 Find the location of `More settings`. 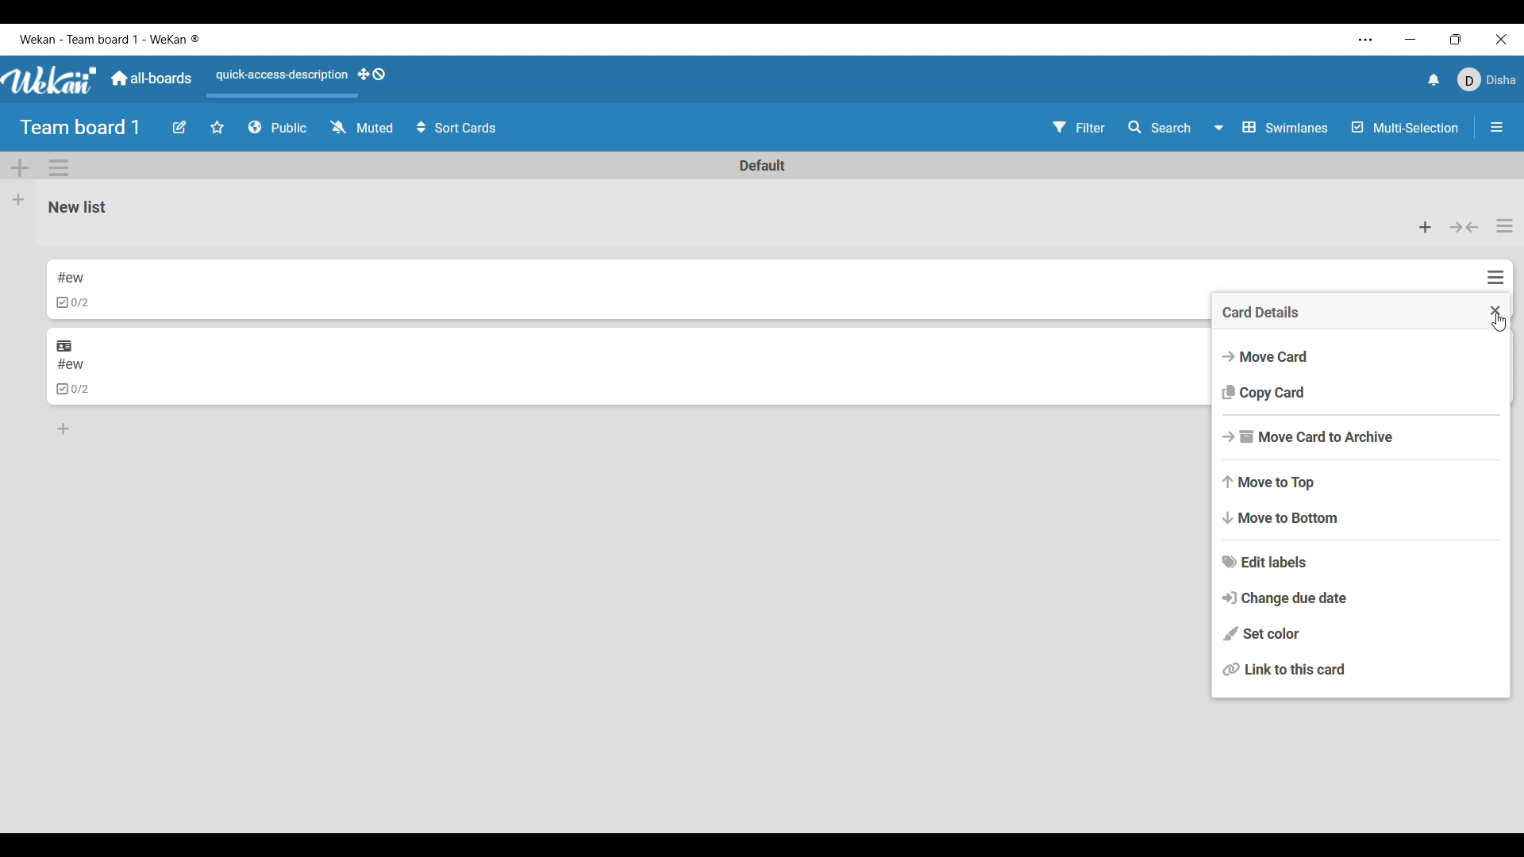

More settings is located at coordinates (1366, 40).